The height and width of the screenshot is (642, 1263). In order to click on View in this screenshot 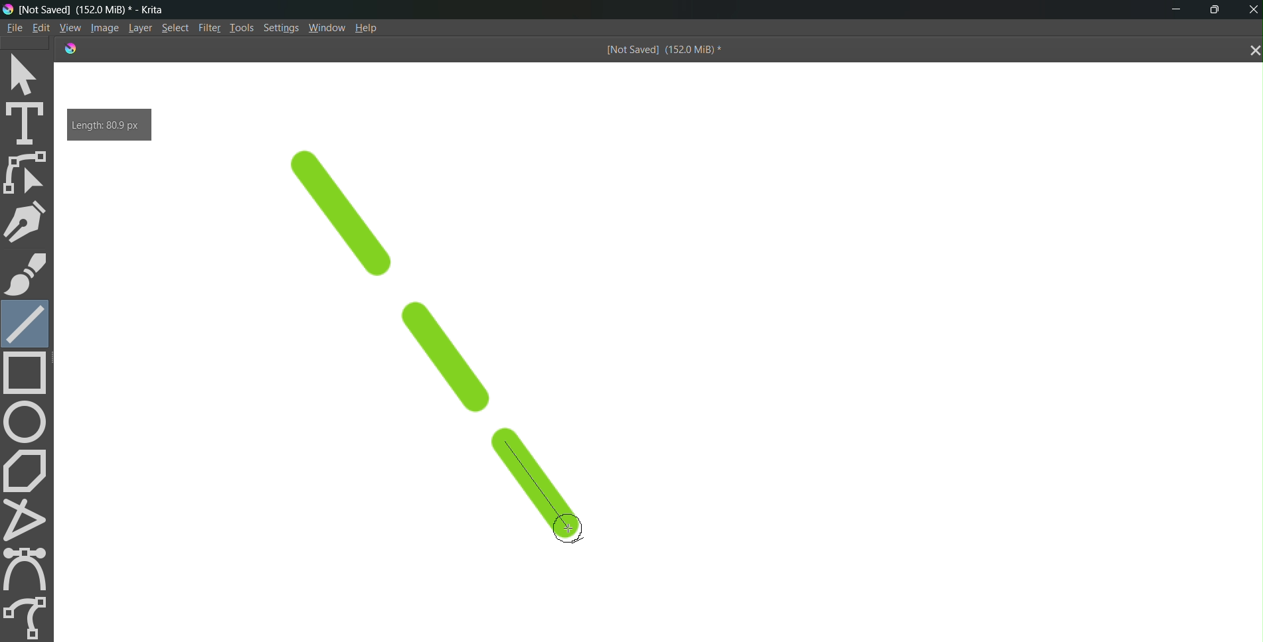, I will do `click(68, 27)`.